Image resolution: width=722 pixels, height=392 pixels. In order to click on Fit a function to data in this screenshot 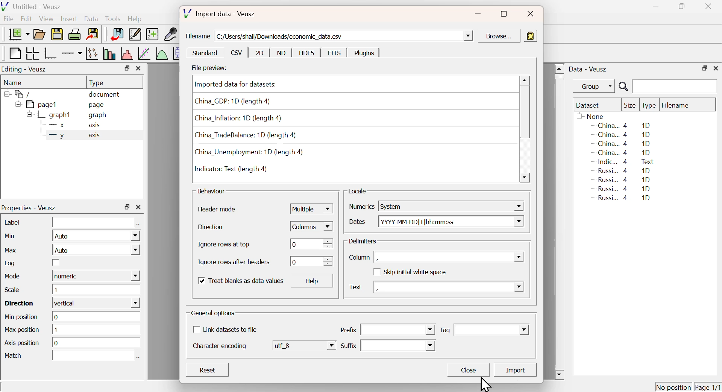, I will do `click(144, 54)`.